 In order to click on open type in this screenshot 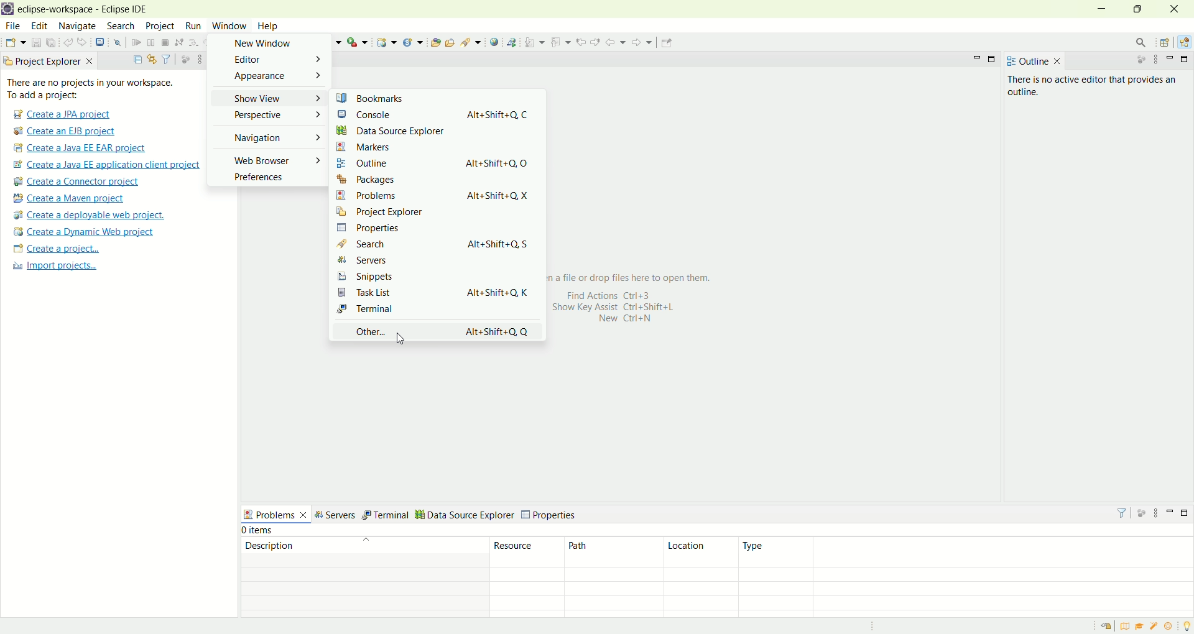, I will do `click(435, 41)`.